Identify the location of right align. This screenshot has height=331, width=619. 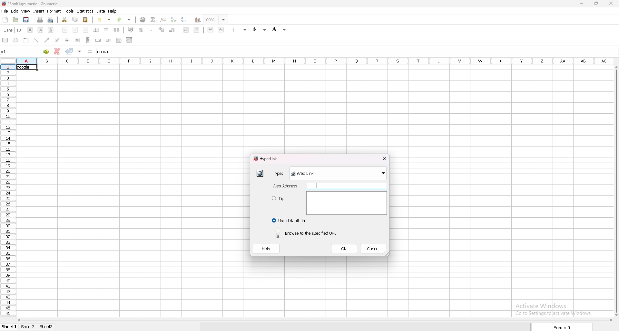
(85, 29).